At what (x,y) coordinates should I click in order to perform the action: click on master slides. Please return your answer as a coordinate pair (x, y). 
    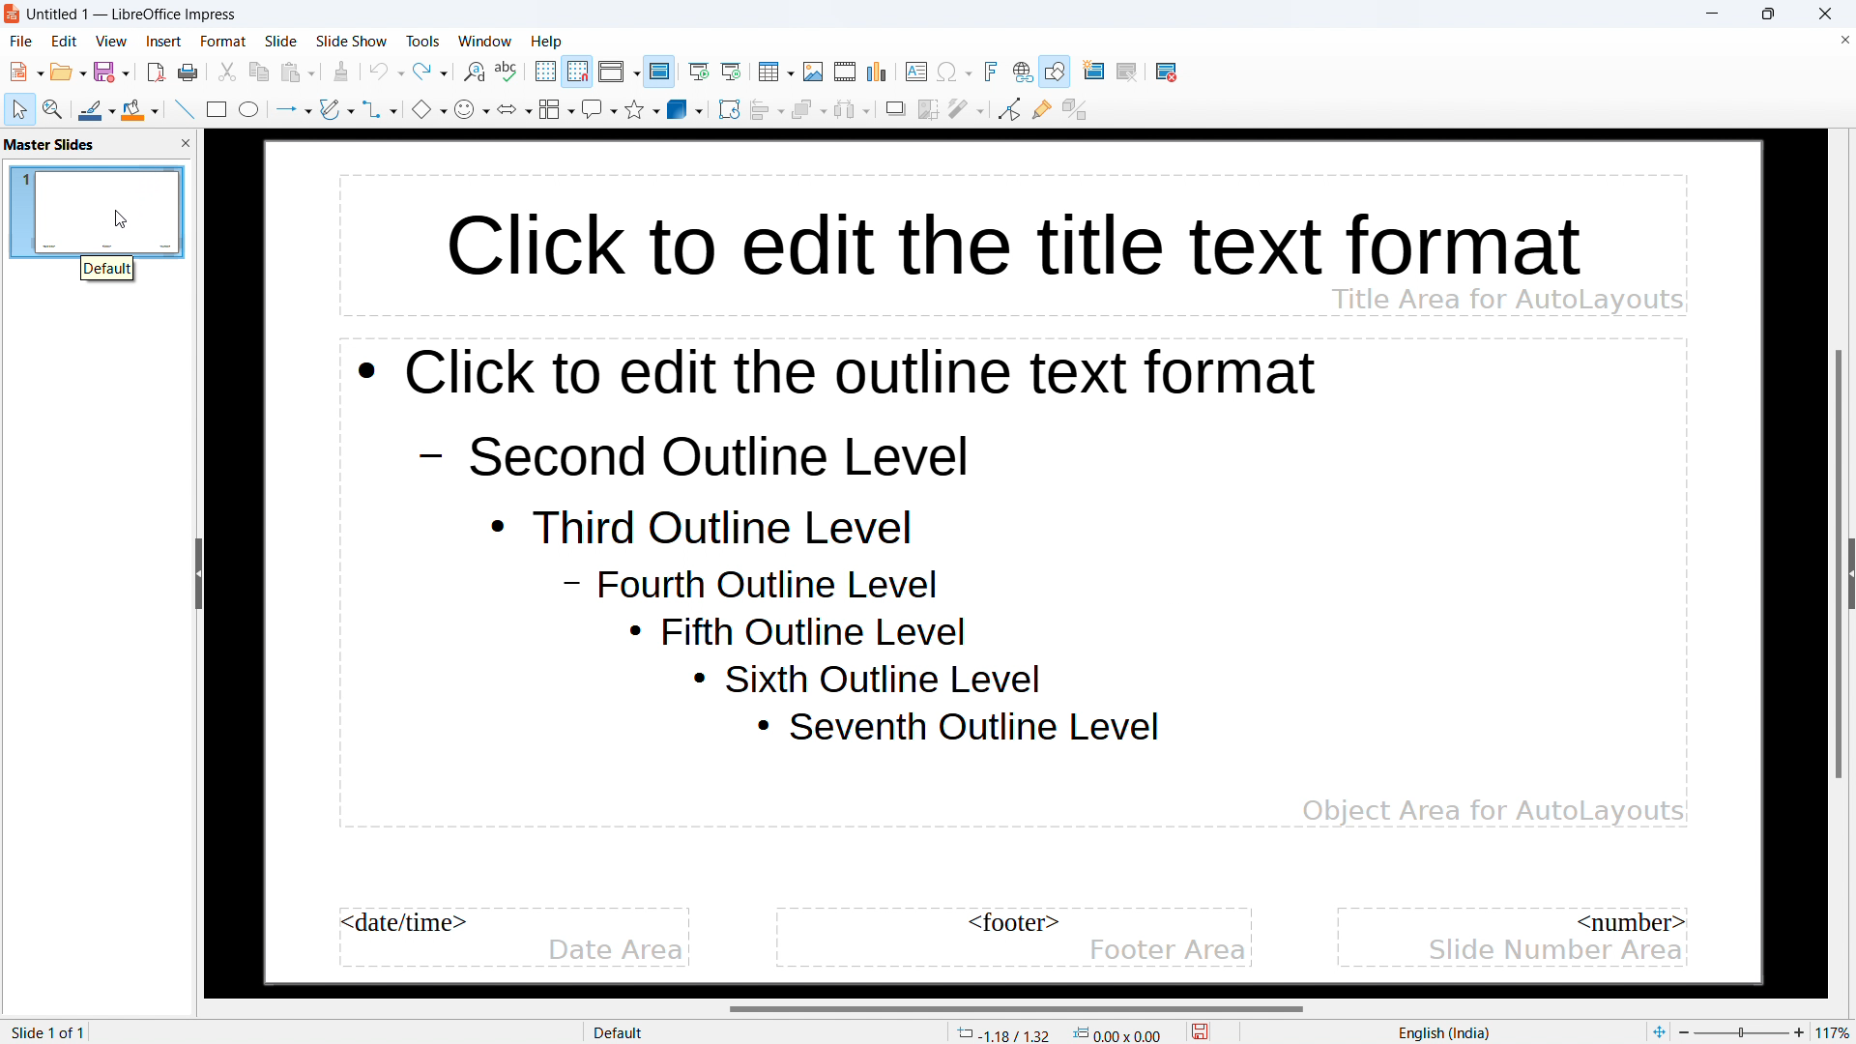
    Looking at the image, I should click on (50, 145).